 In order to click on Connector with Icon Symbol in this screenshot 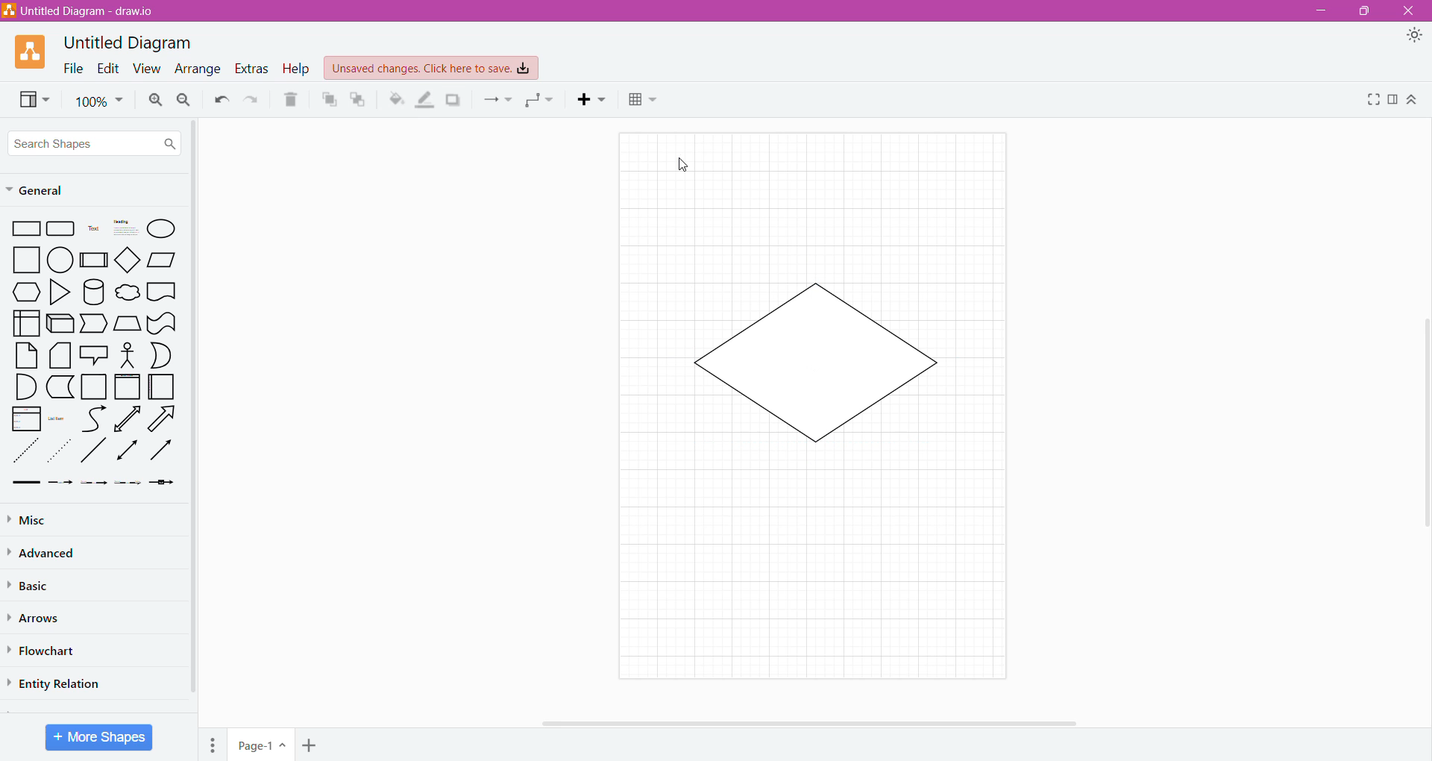, I will do `click(166, 483)`.